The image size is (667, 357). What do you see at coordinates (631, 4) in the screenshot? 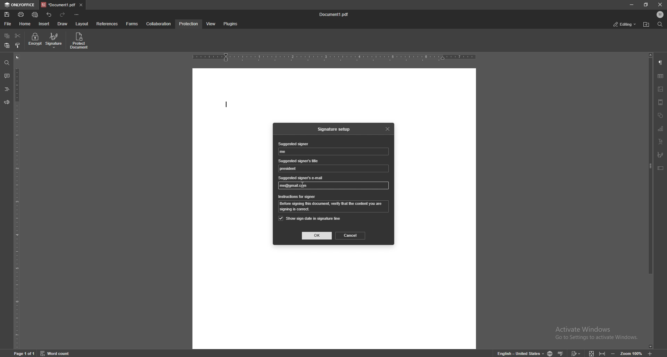
I see `minimize` at bounding box center [631, 4].